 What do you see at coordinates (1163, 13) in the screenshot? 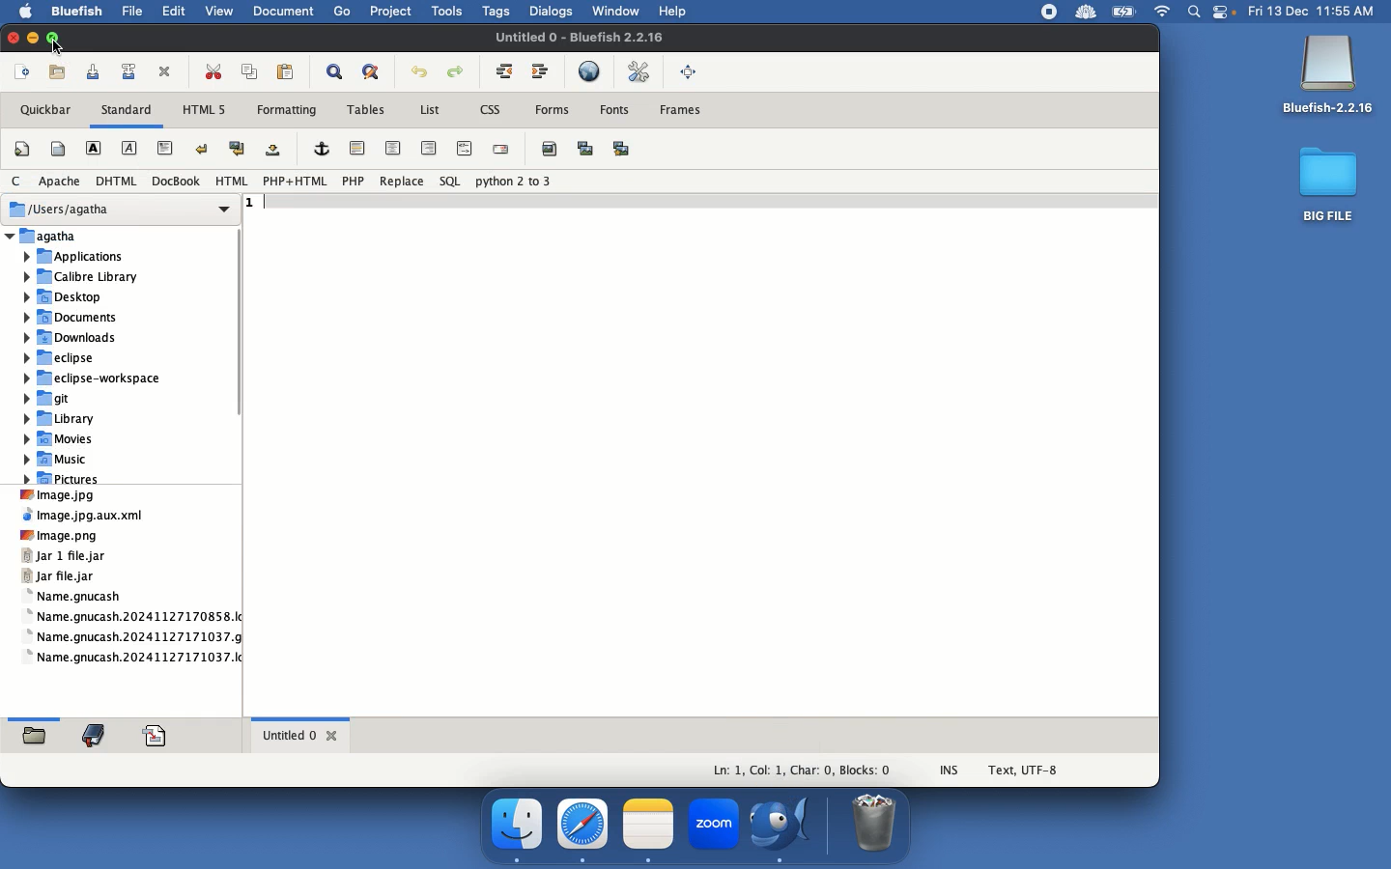
I see `Internet` at bounding box center [1163, 13].